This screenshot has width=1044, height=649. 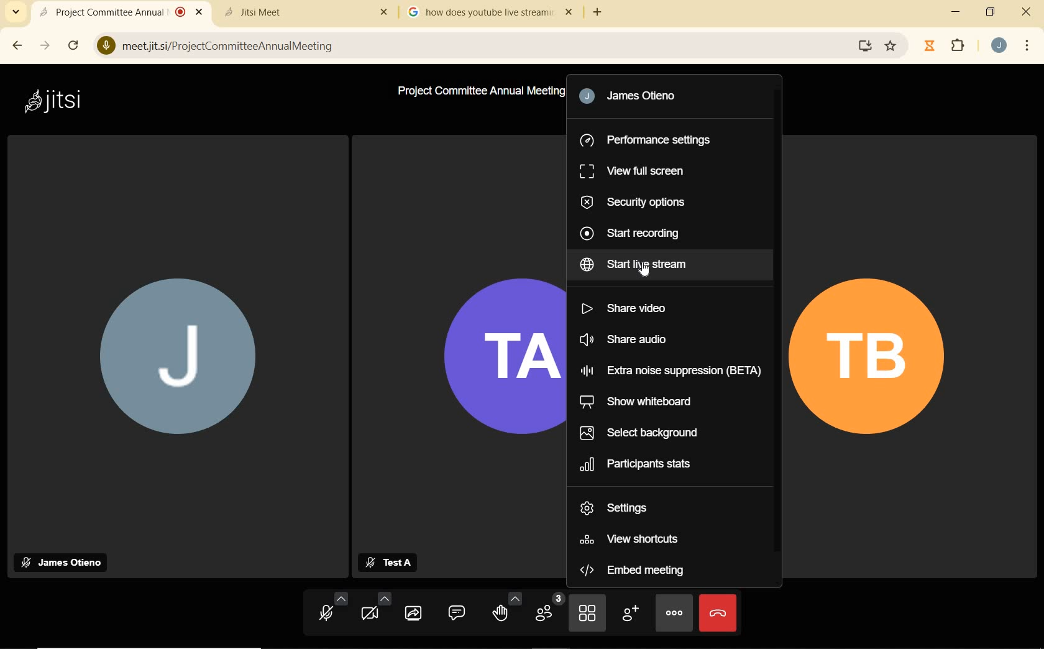 I want to click on Test A, so click(x=389, y=562).